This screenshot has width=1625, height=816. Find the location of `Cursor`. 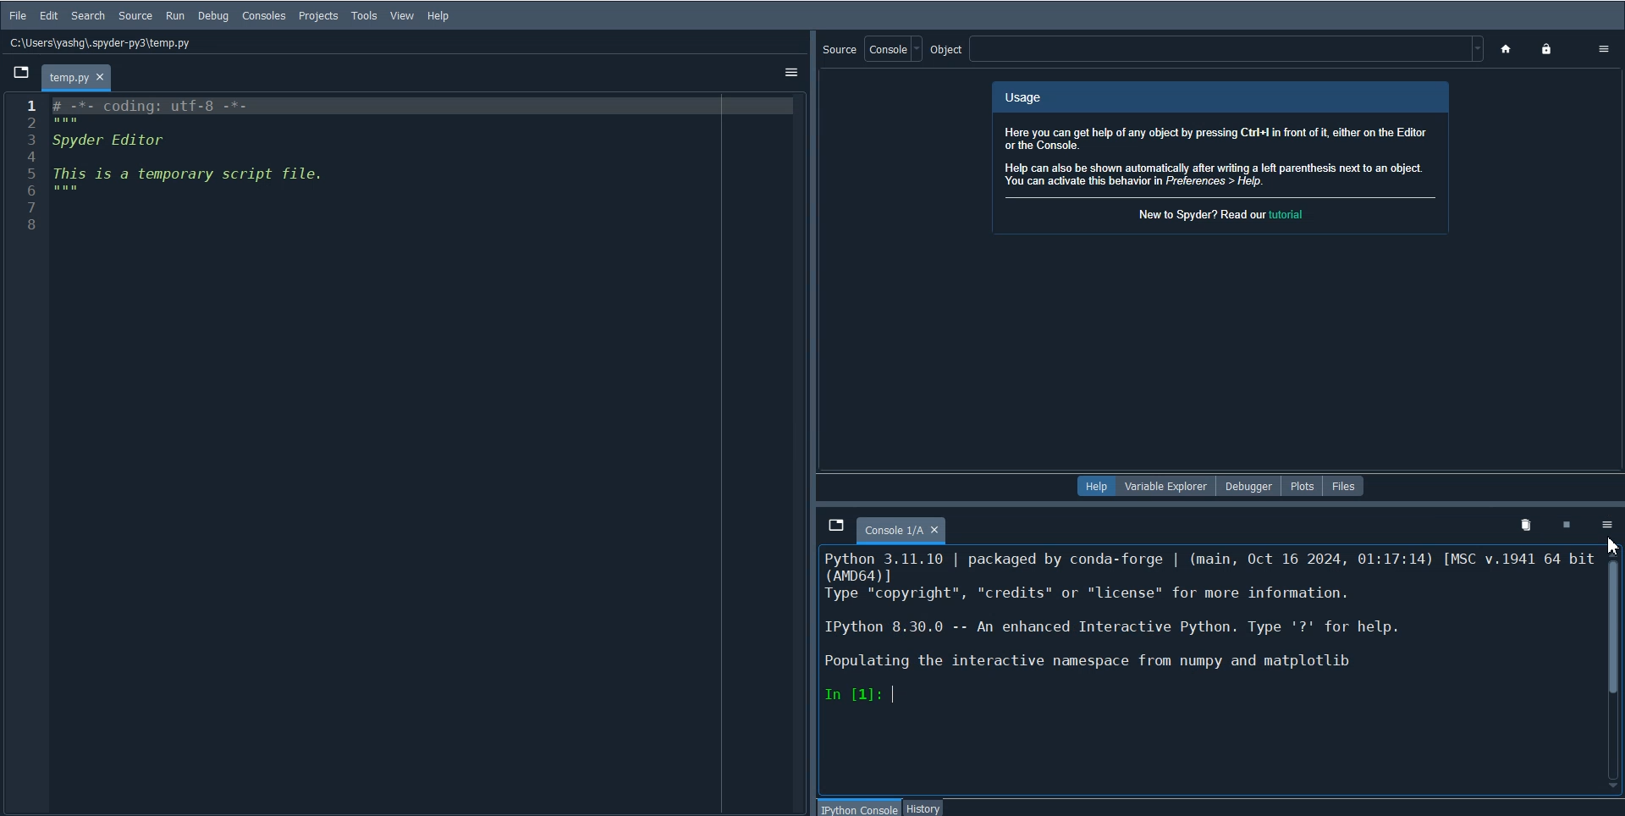

Cursor is located at coordinates (1613, 548).